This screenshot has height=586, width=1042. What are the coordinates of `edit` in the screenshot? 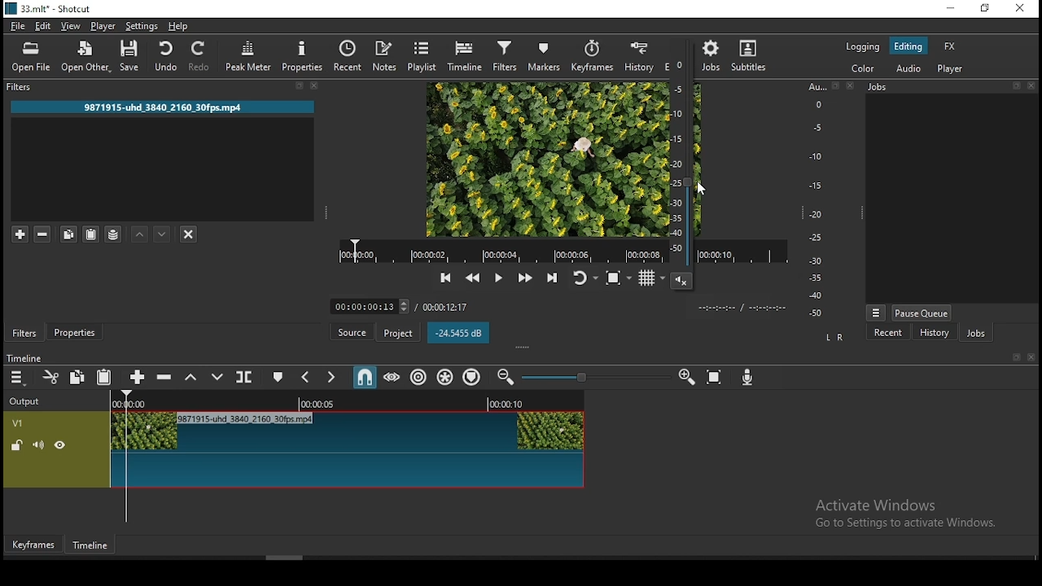 It's located at (46, 25).